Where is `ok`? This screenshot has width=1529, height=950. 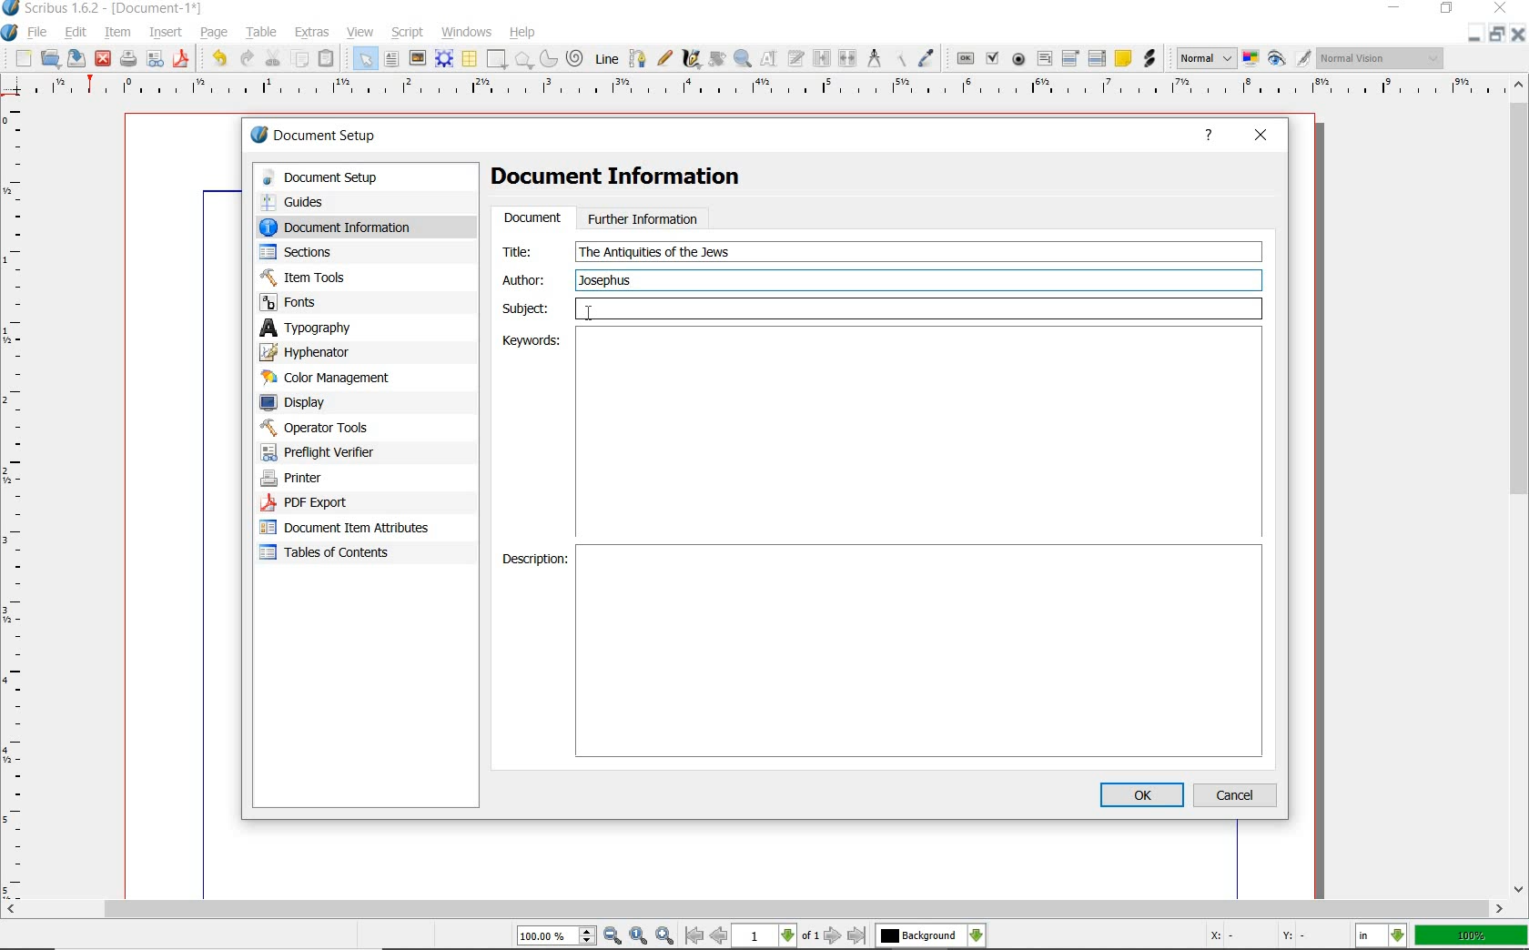
ok is located at coordinates (1141, 794).